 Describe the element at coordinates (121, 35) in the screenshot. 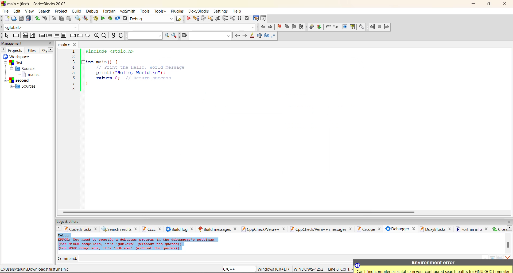

I see `toggle comments` at that location.